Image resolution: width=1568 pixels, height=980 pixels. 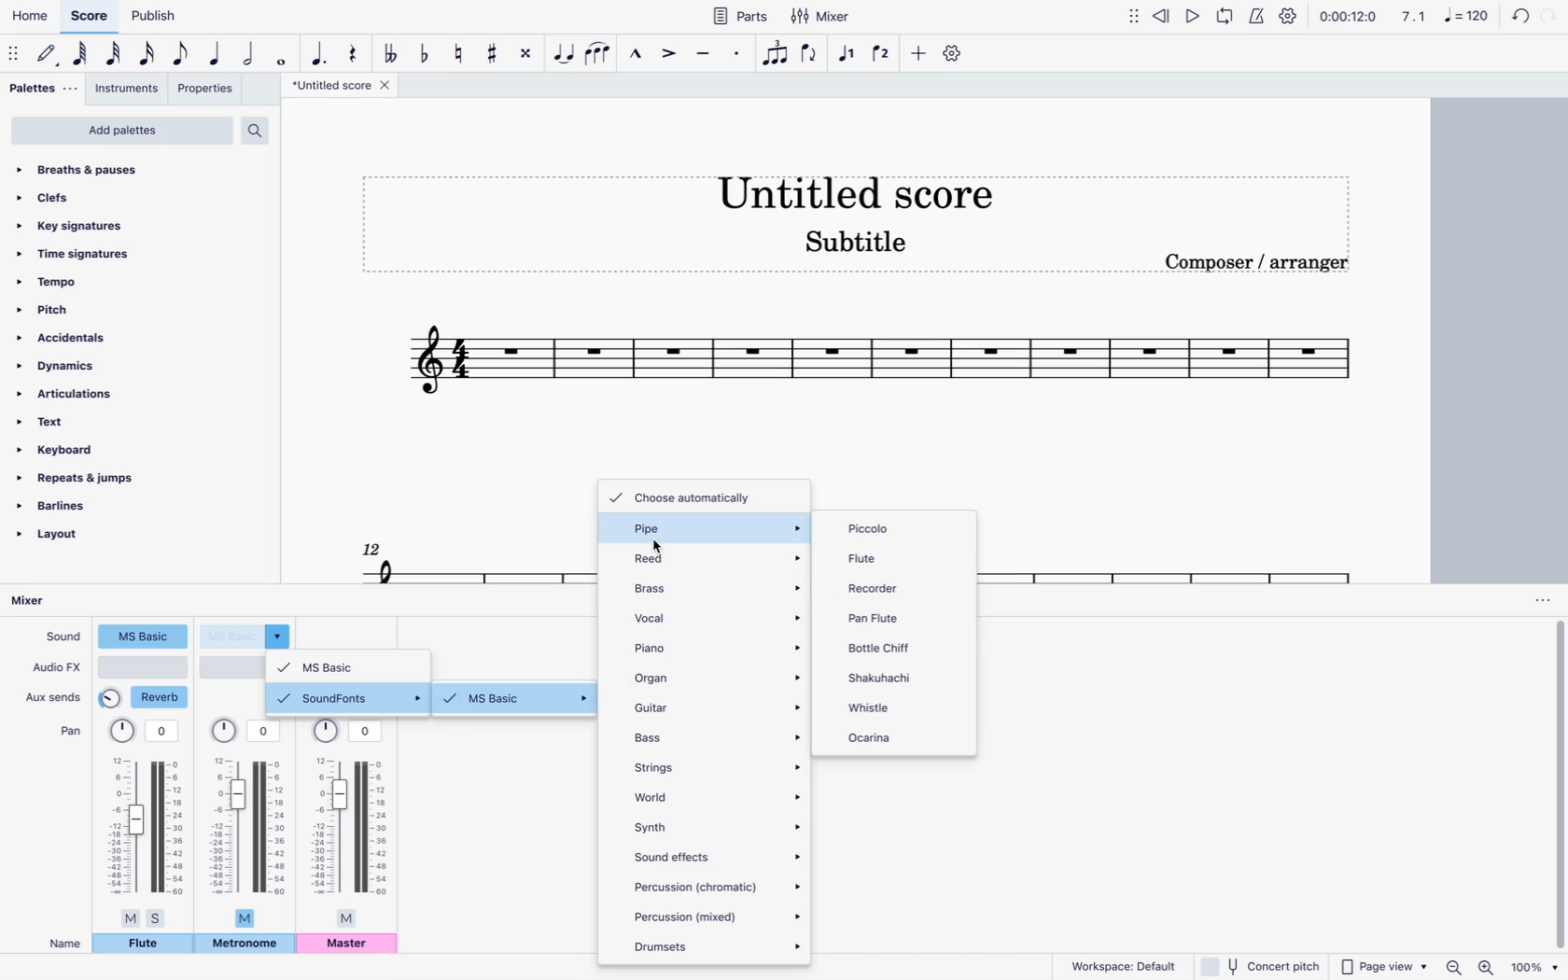 What do you see at coordinates (67, 732) in the screenshot?
I see `pan` at bounding box center [67, 732].